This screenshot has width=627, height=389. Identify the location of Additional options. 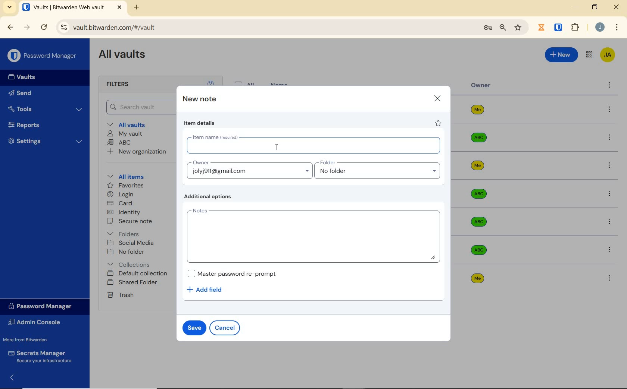
(209, 197).